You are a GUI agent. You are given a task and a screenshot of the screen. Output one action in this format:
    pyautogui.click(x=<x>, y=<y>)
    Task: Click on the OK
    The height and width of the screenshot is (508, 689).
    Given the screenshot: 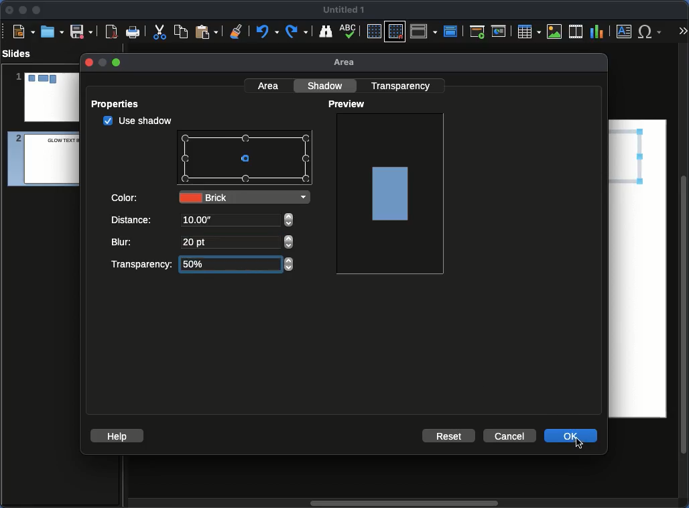 What is the action you would take?
    pyautogui.click(x=572, y=435)
    